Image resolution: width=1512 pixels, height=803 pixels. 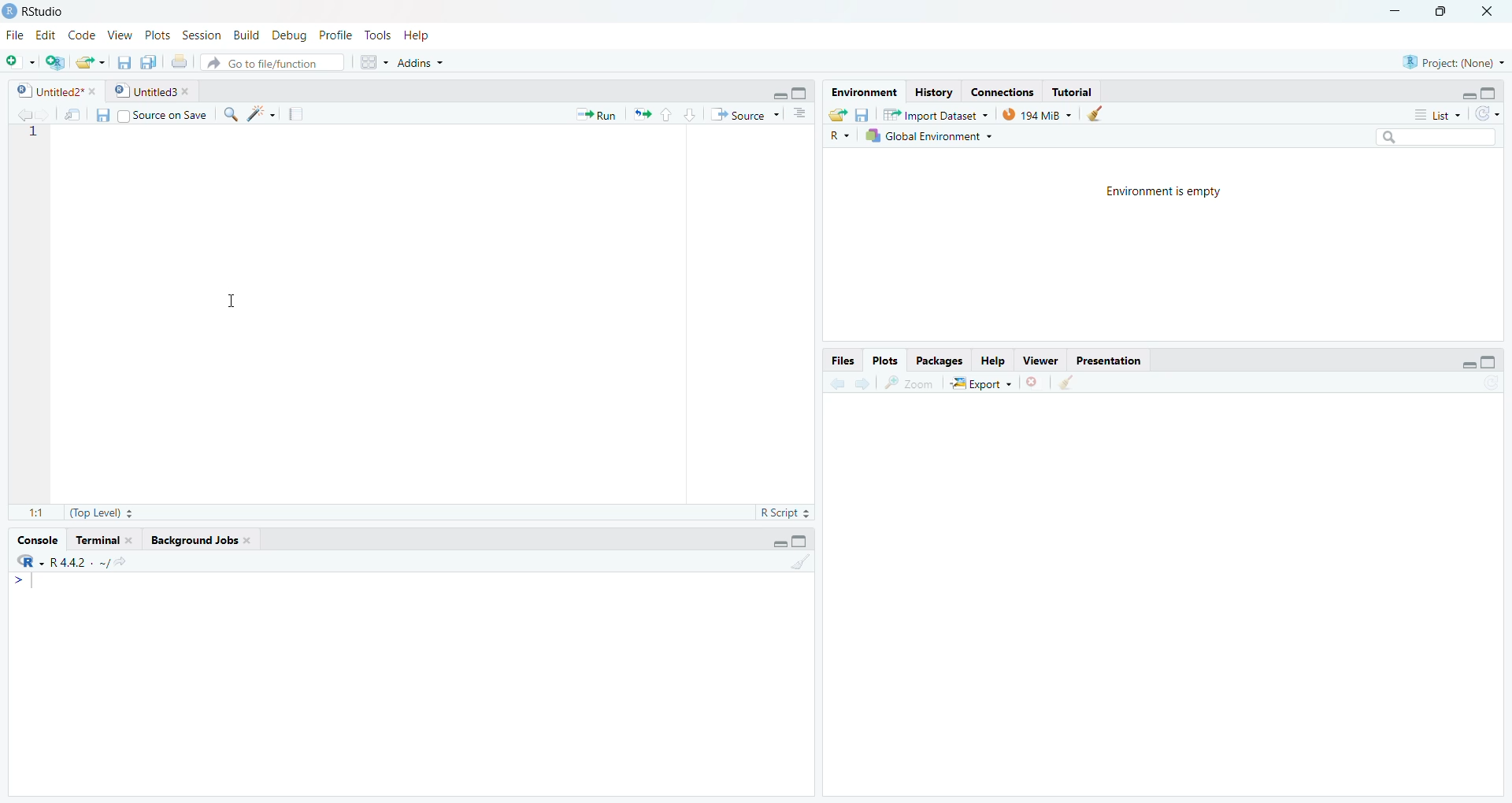 I want to click on Console, so click(x=33, y=541).